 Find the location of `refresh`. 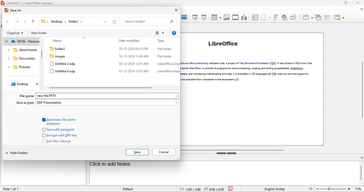

refresh is located at coordinates (114, 22).